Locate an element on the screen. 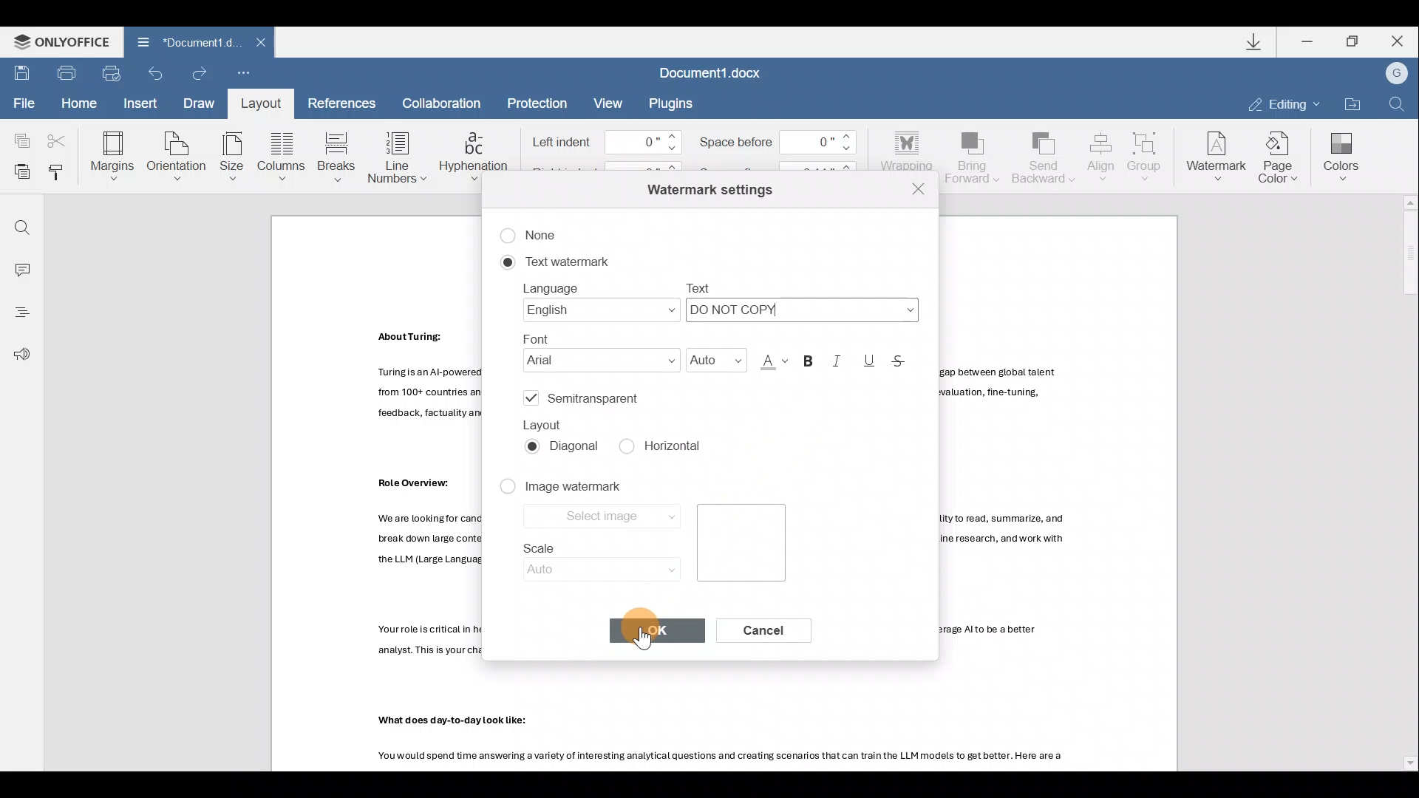 The image size is (1419, 798). Strikethrough is located at coordinates (908, 361).